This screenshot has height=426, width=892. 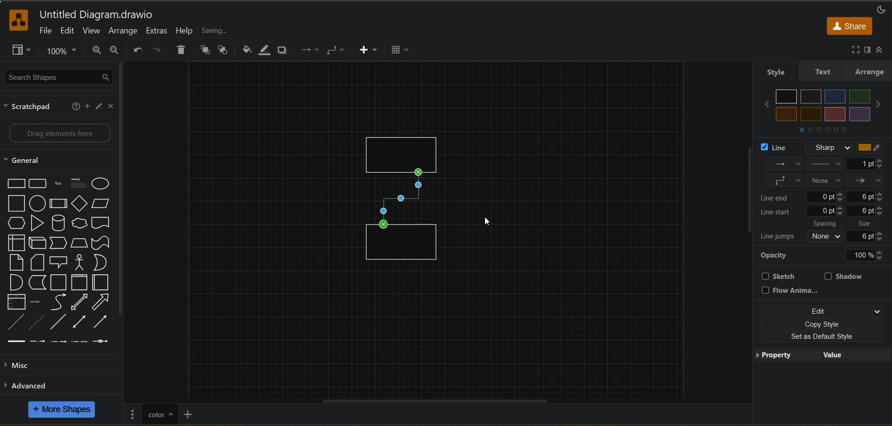 What do you see at coordinates (224, 51) in the screenshot?
I see `to back` at bounding box center [224, 51].